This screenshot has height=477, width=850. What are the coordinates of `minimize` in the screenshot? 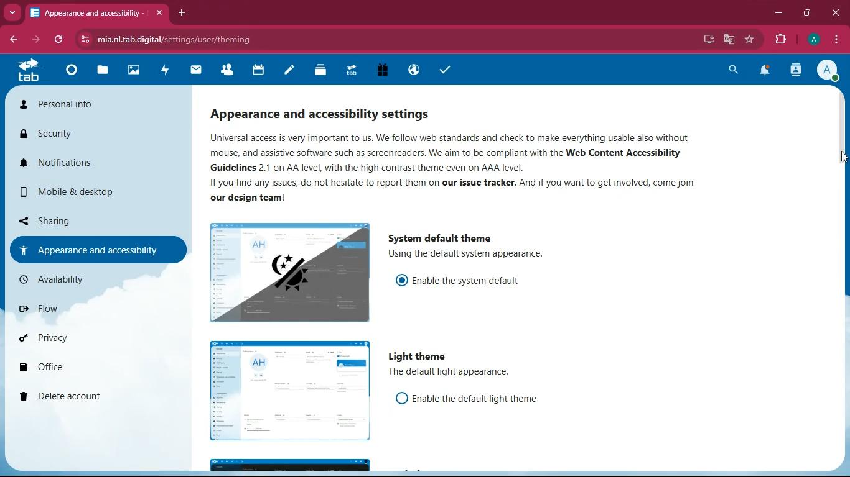 It's located at (775, 13).